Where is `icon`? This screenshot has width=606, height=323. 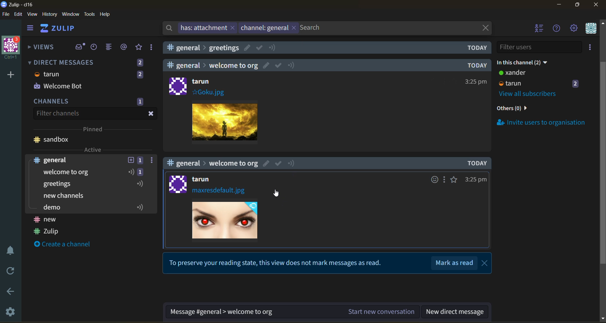
icon is located at coordinates (141, 208).